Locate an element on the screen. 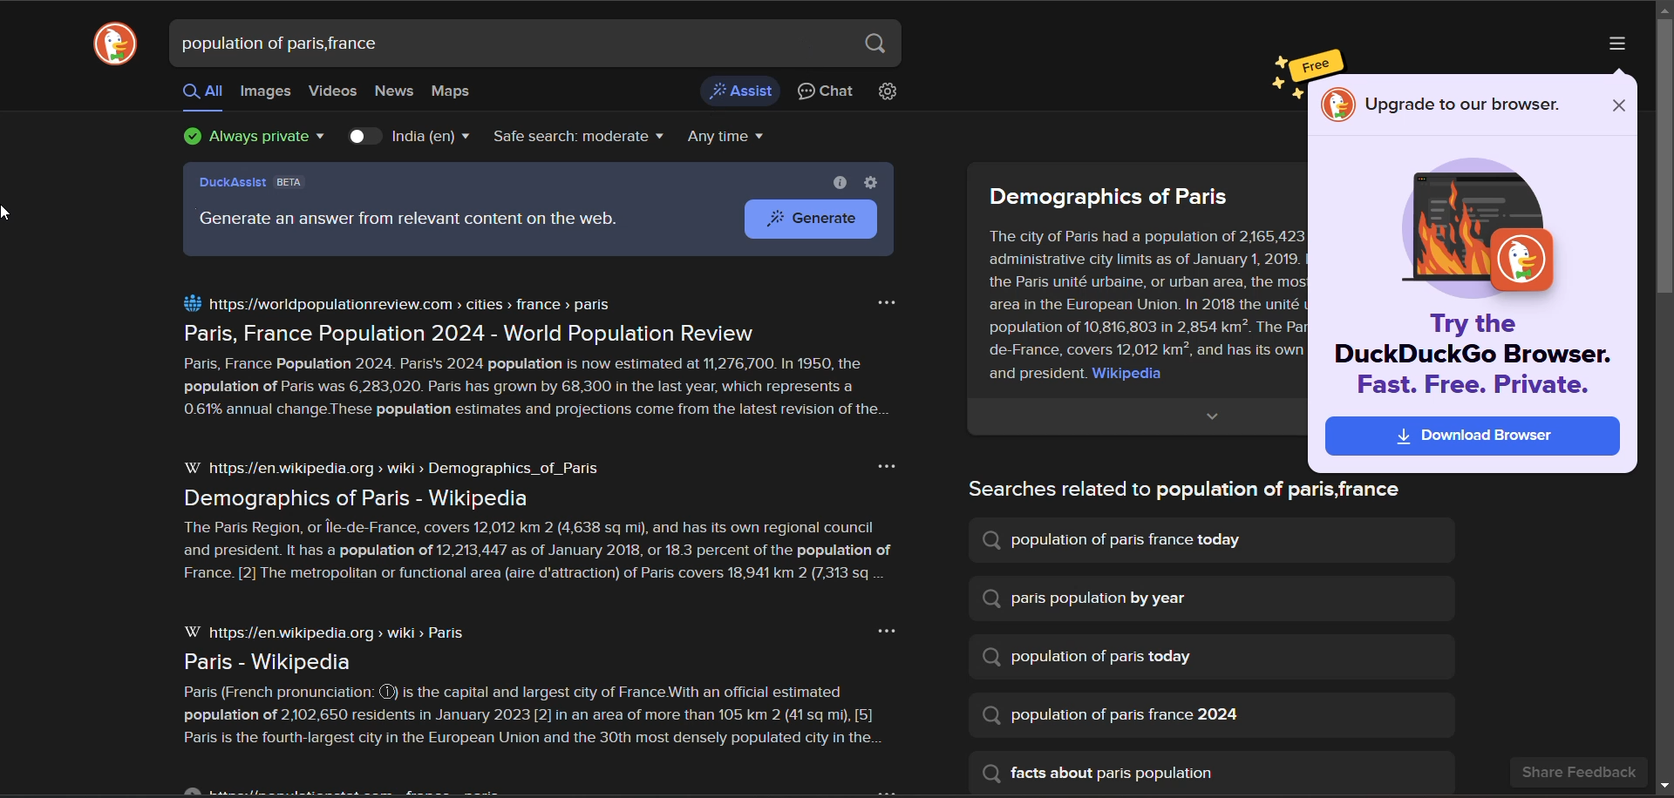 Image resolution: width=1674 pixels, height=798 pixels. country toggle key is located at coordinates (367, 137).